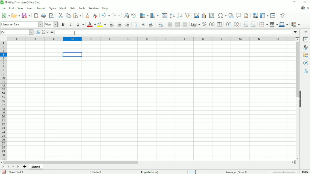 The width and height of the screenshot is (310, 174). I want to click on Select function, so click(45, 32).